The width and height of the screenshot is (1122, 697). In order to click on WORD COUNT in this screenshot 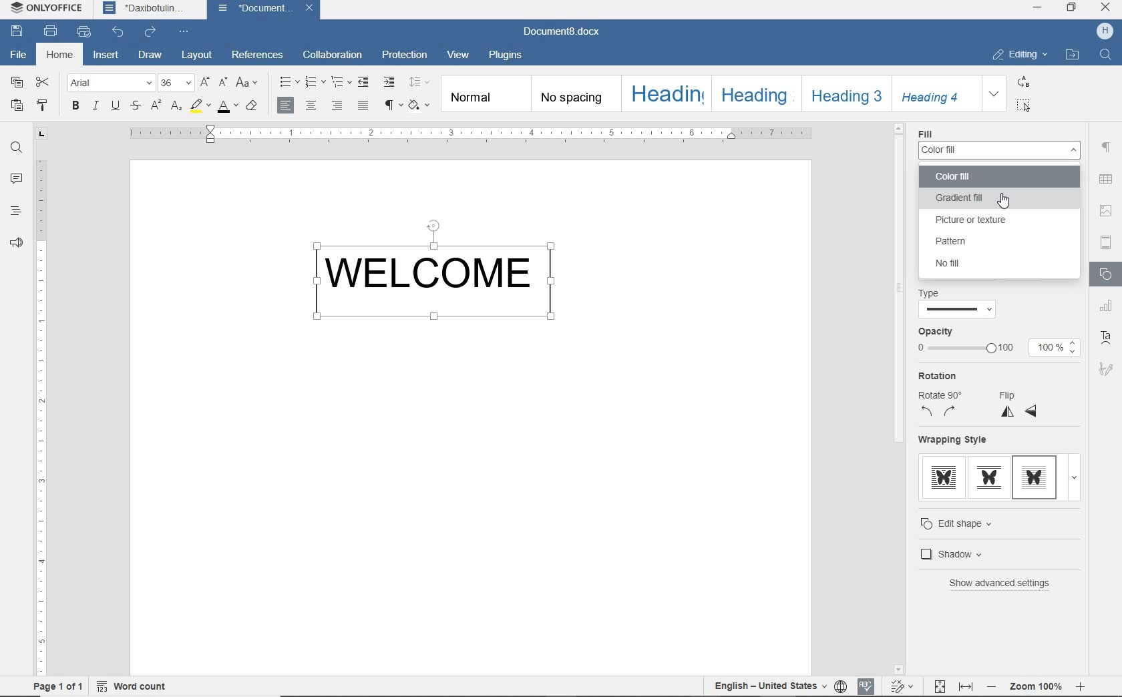, I will do `click(133, 686)`.